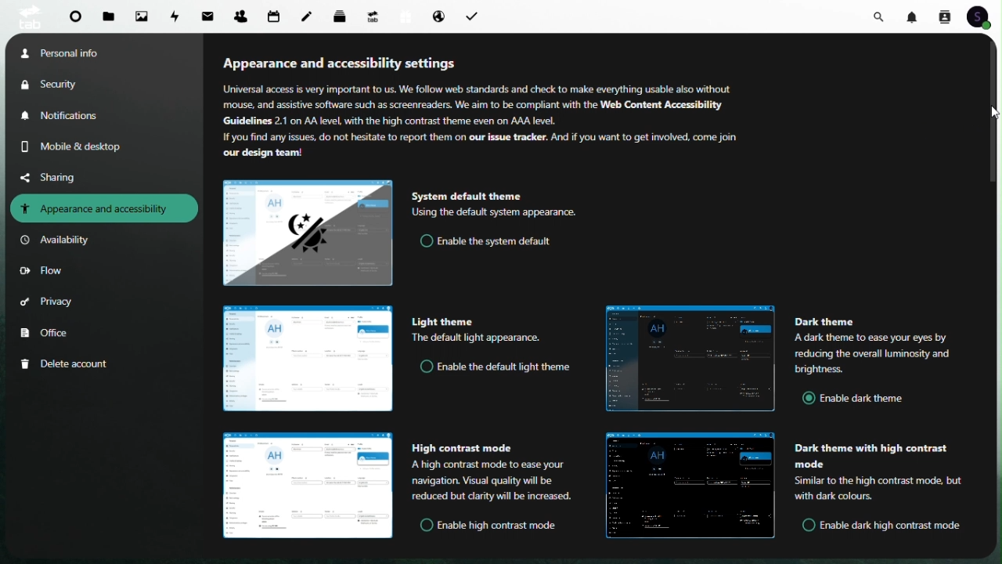 This screenshot has width=1002, height=564. Describe the element at coordinates (690, 358) in the screenshot. I see `Dark theme` at that location.